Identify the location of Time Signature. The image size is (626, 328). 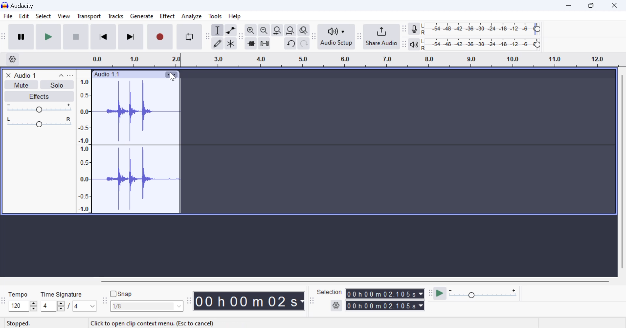
(62, 293).